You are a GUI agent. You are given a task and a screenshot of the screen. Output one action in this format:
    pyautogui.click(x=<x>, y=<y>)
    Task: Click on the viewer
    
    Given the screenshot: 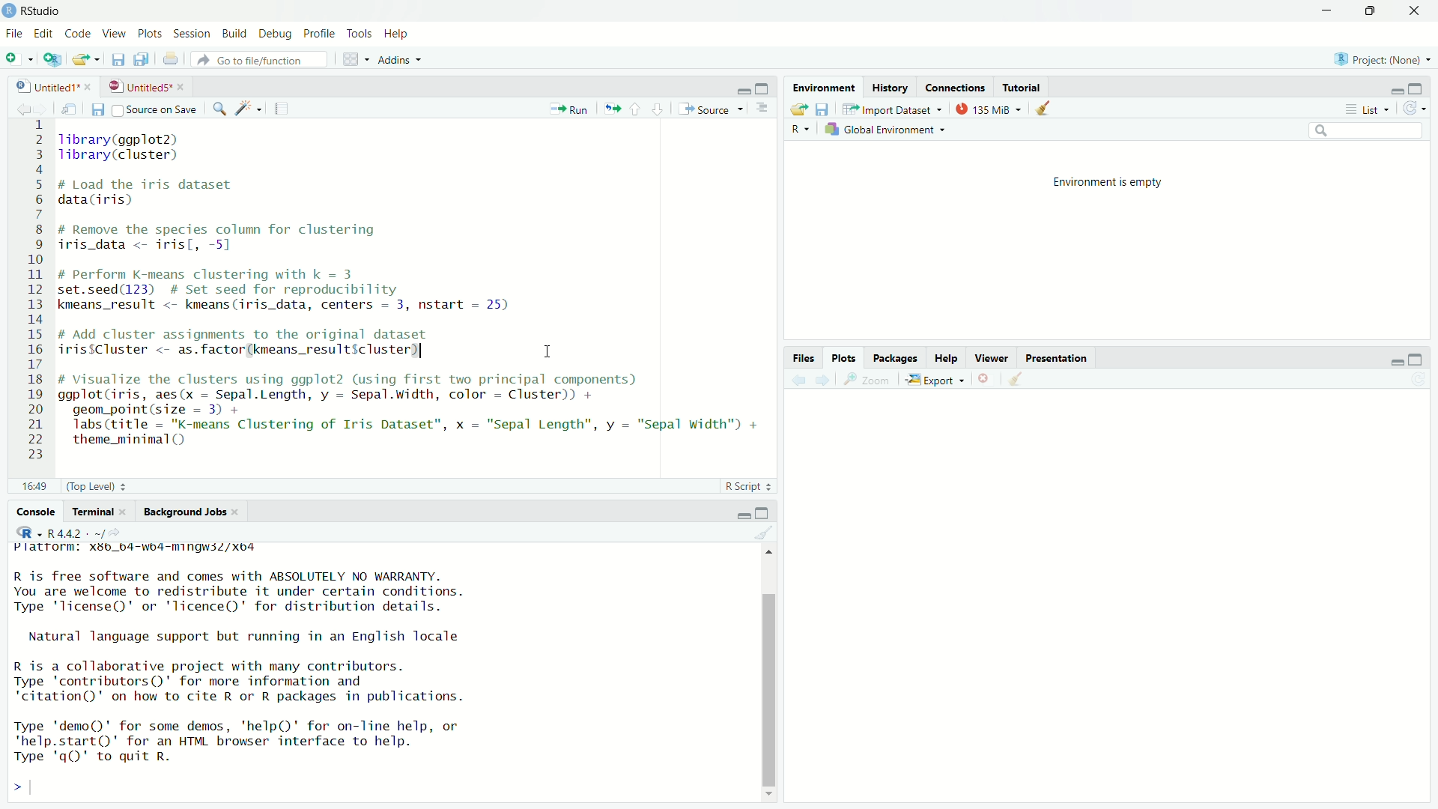 What is the action you would take?
    pyautogui.click(x=992, y=358)
    